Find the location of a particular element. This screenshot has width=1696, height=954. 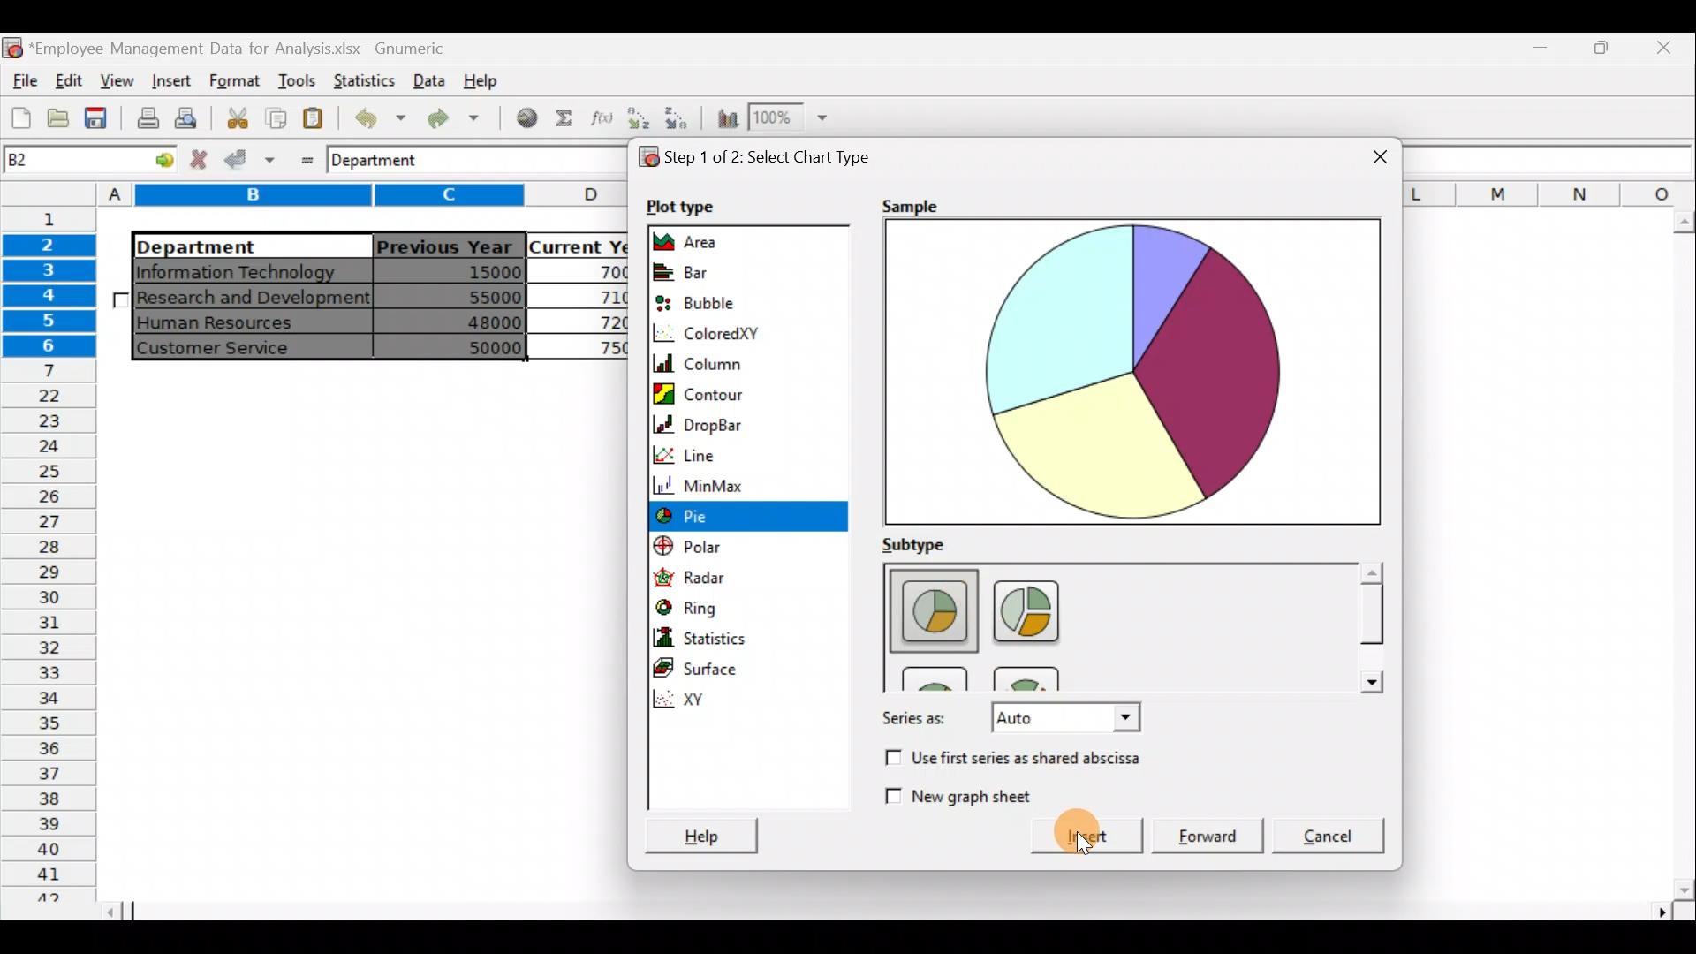

Enter formula is located at coordinates (301, 158).